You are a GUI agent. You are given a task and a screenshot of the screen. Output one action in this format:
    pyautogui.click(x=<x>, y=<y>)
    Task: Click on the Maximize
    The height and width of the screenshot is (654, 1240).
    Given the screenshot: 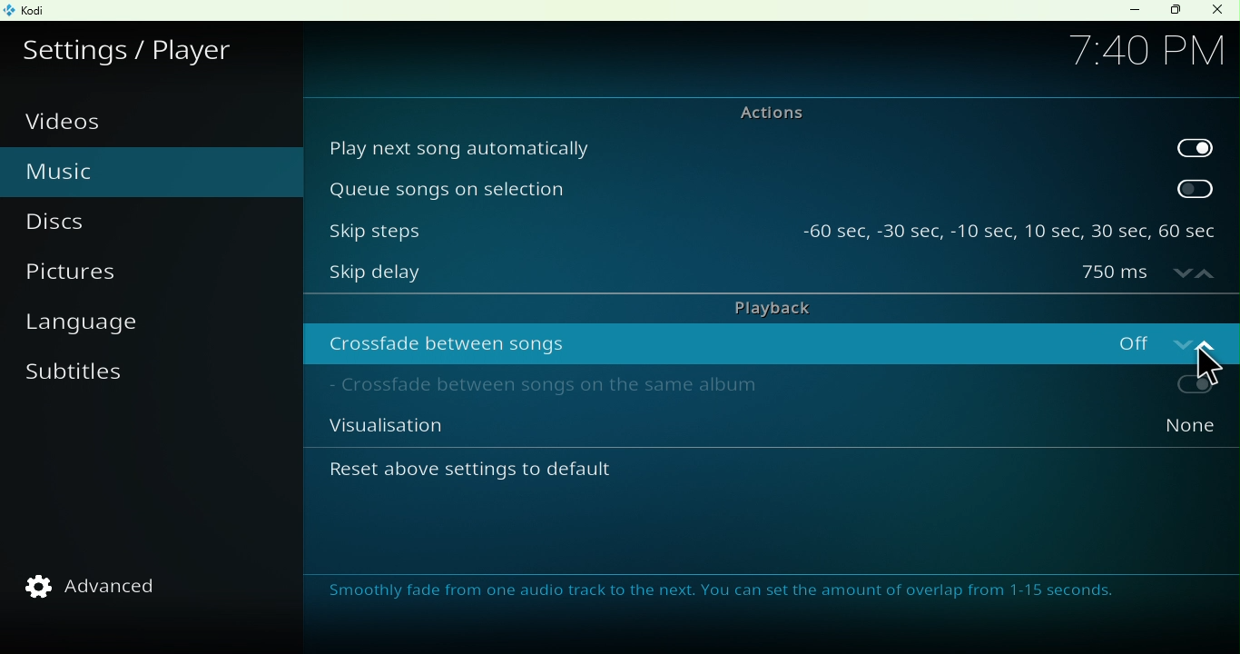 What is the action you would take?
    pyautogui.click(x=1175, y=11)
    